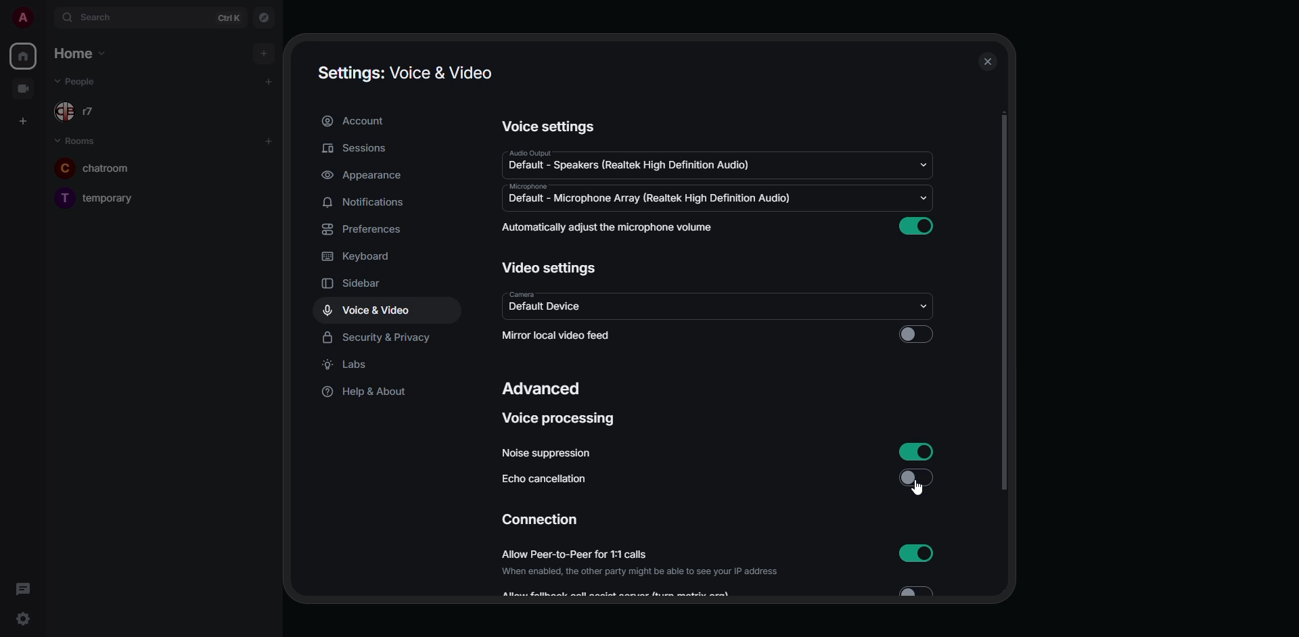 The height and width of the screenshot is (637, 1299). Describe the element at coordinates (230, 18) in the screenshot. I see `ctrl K` at that location.